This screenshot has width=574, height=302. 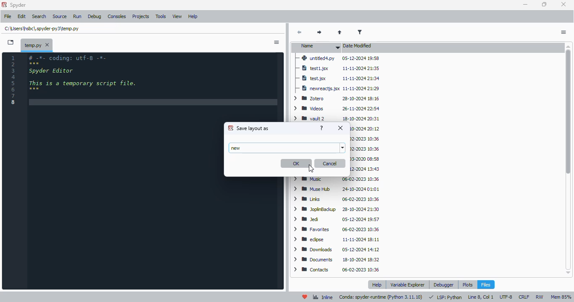 What do you see at coordinates (78, 17) in the screenshot?
I see `run` at bounding box center [78, 17].